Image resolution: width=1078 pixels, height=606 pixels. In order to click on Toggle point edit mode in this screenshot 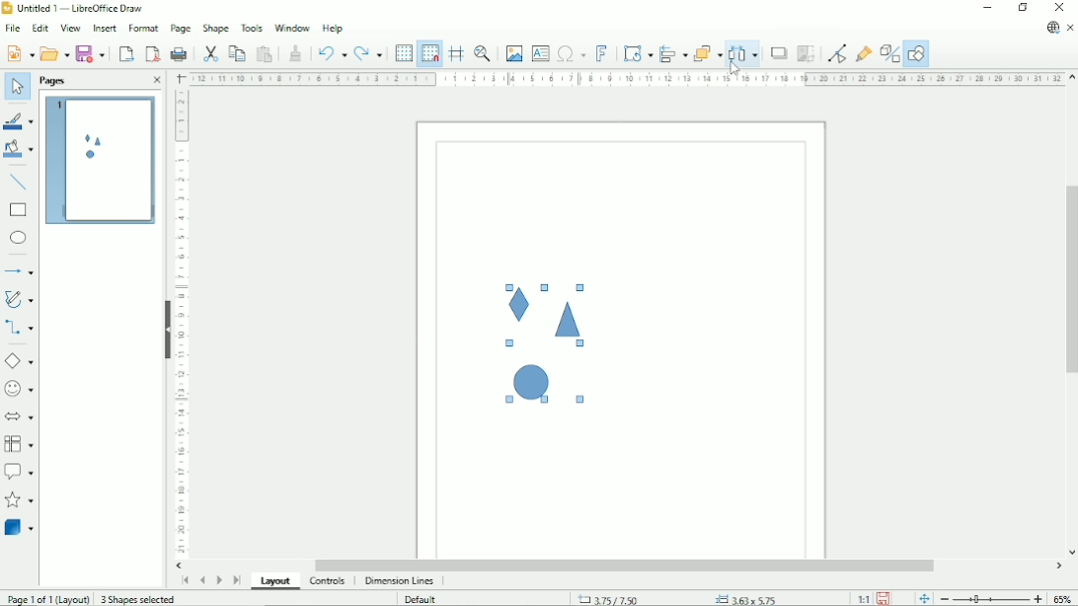, I will do `click(836, 53)`.